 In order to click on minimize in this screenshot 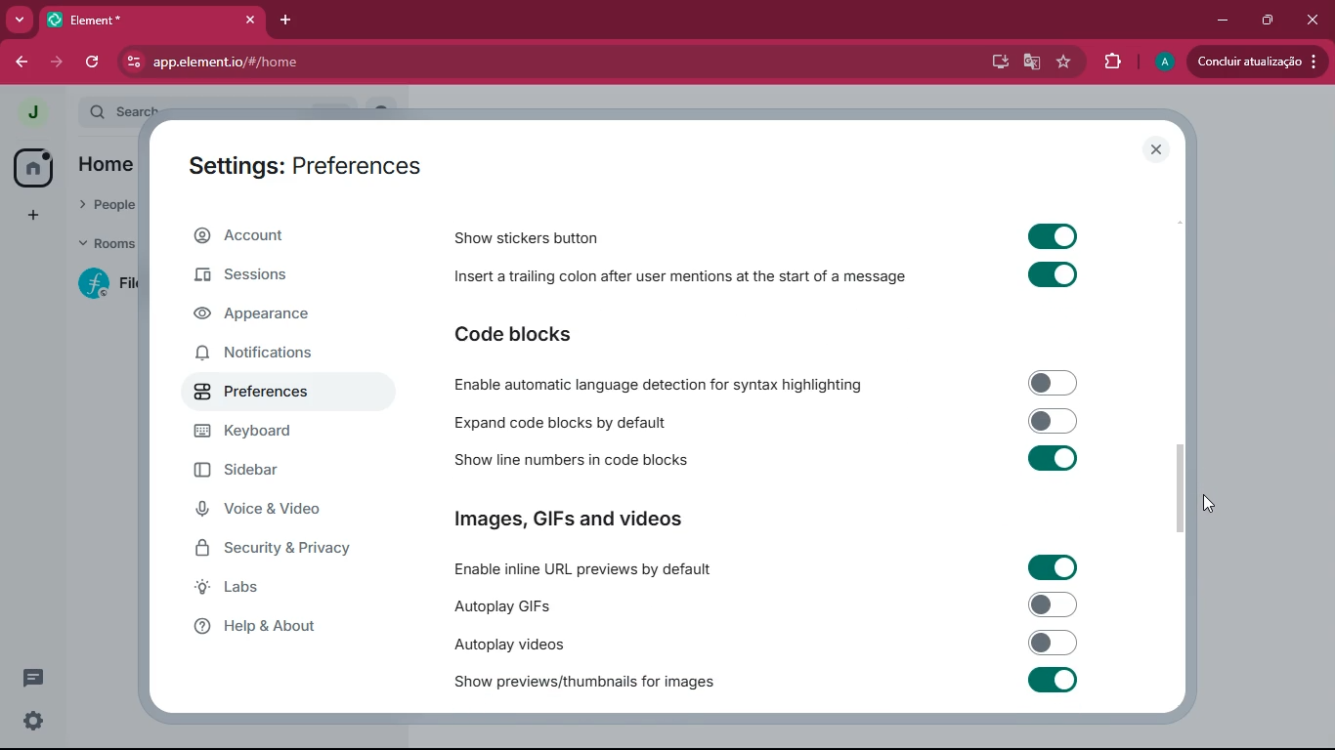, I will do `click(1219, 19)`.